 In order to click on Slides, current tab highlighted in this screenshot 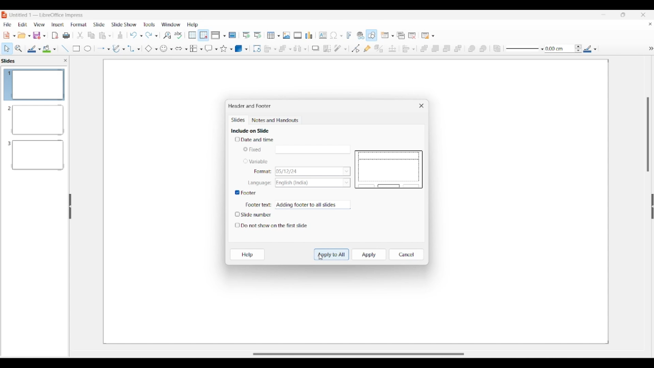, I will do `click(239, 120)`.